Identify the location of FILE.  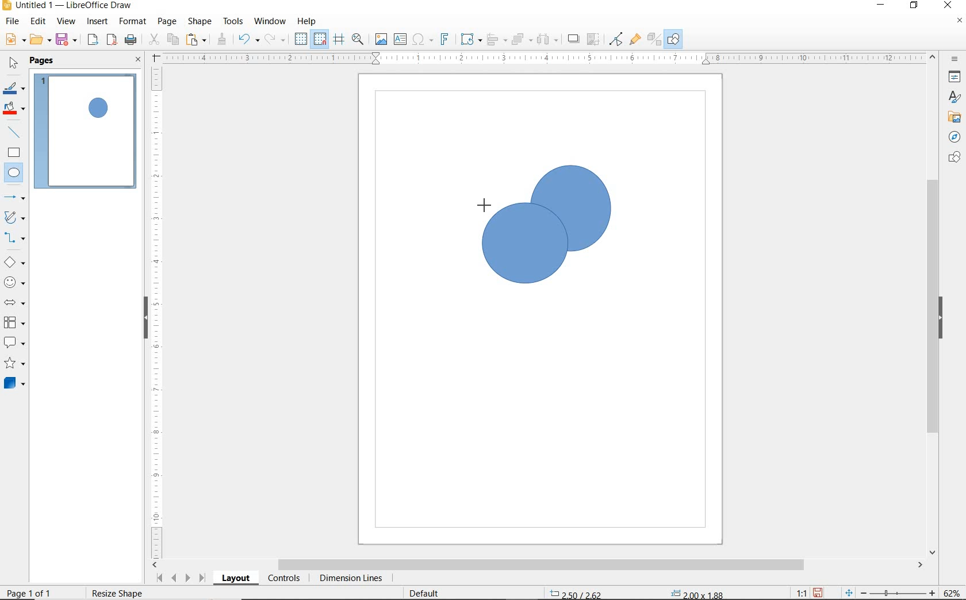
(13, 23).